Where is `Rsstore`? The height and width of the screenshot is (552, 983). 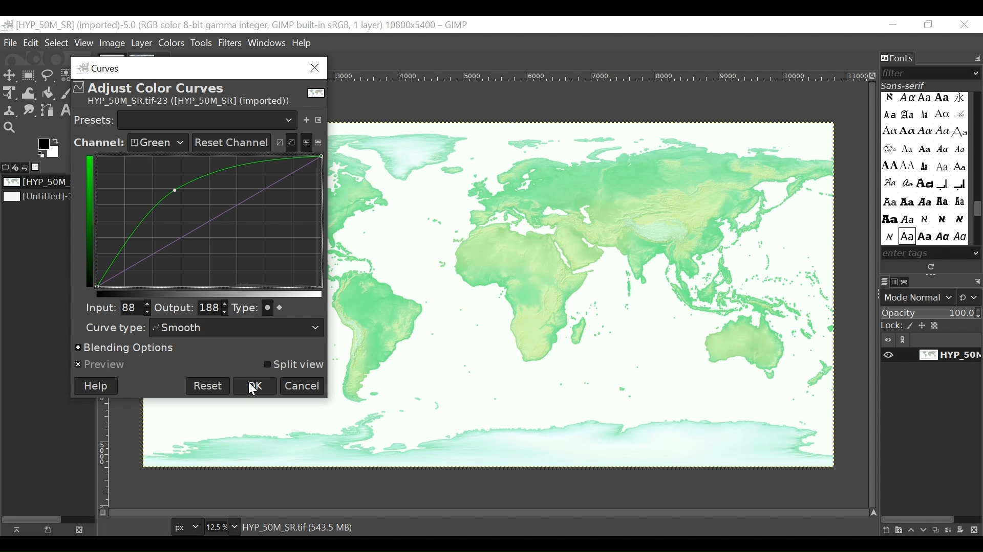 Rsstore is located at coordinates (928, 25).